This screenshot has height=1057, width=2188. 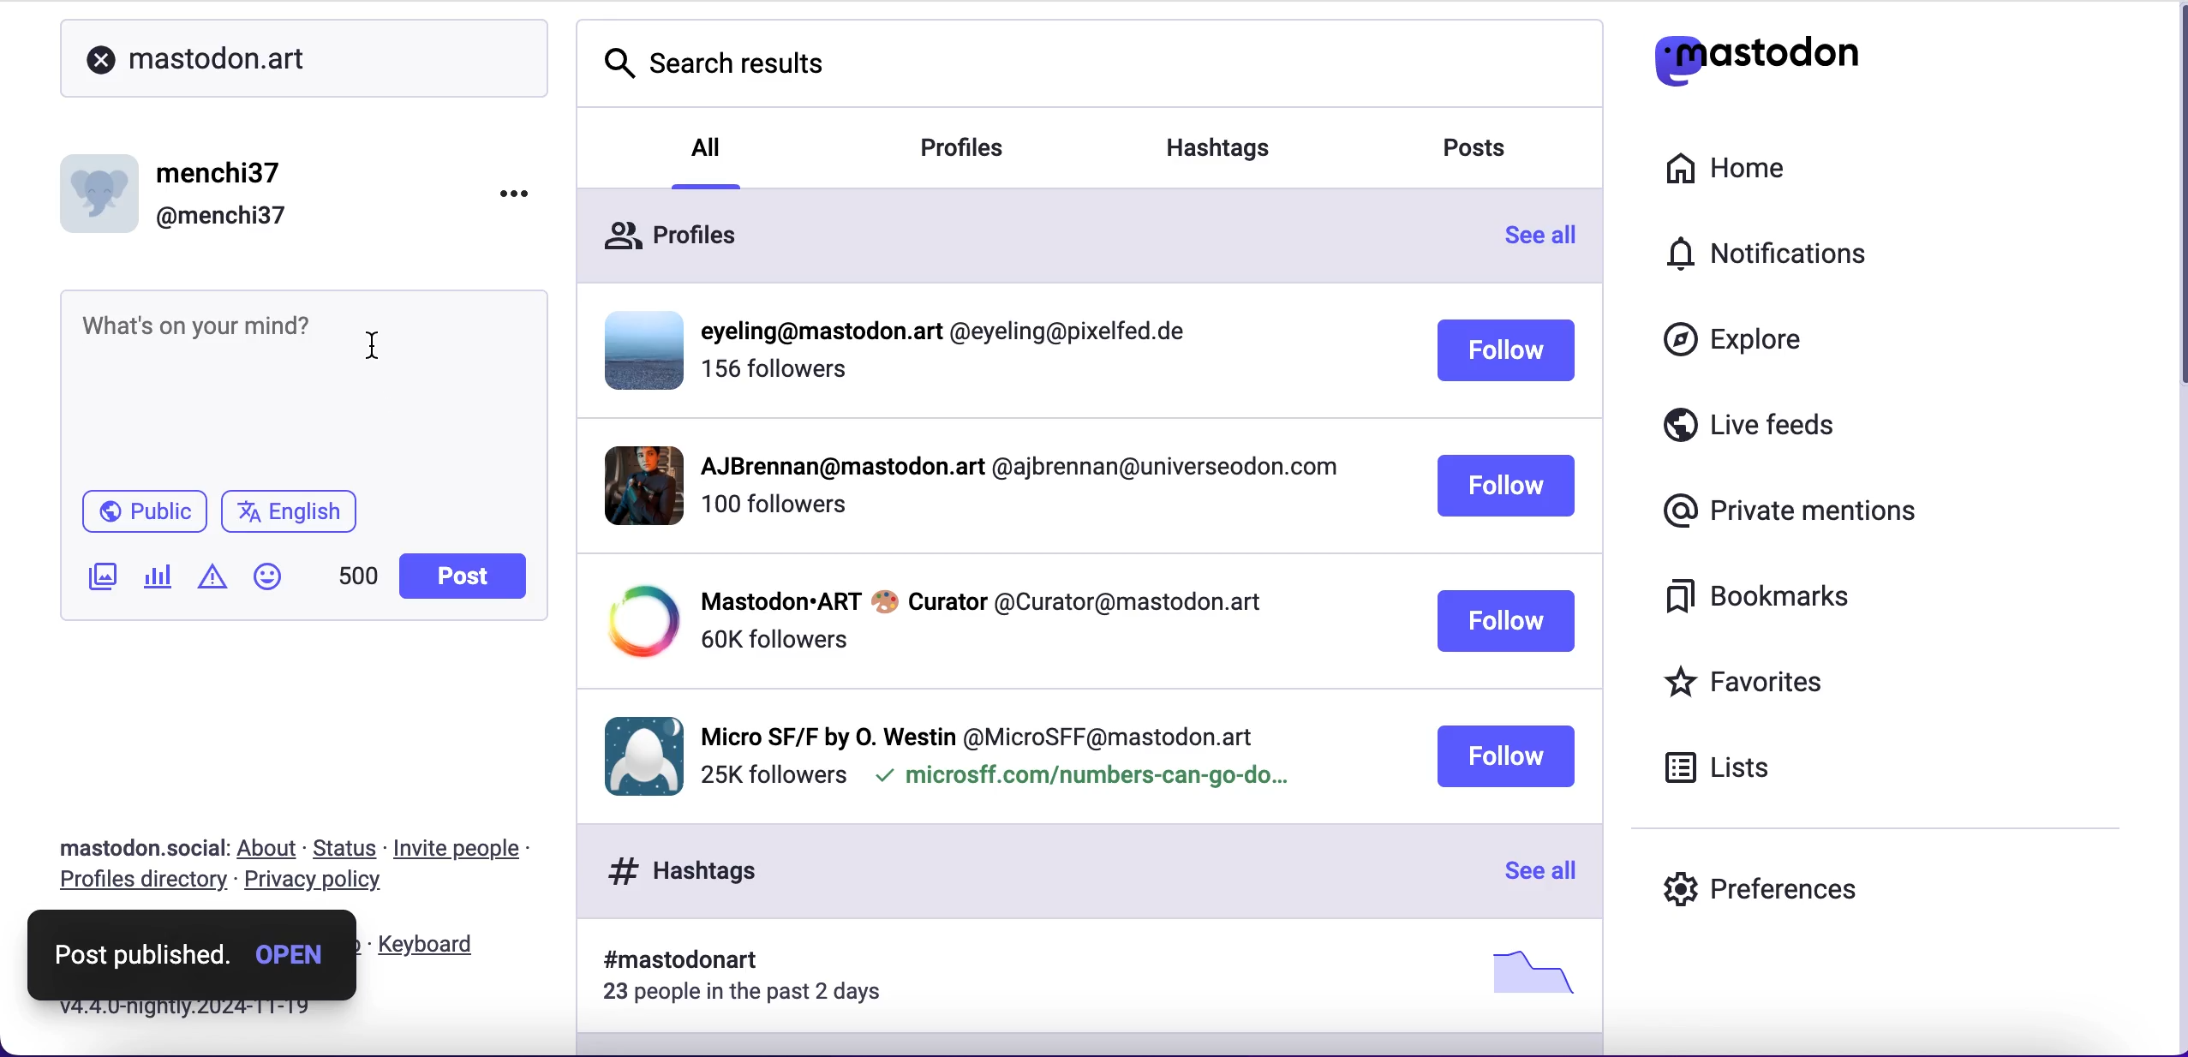 I want to click on display picture, so click(x=637, y=348).